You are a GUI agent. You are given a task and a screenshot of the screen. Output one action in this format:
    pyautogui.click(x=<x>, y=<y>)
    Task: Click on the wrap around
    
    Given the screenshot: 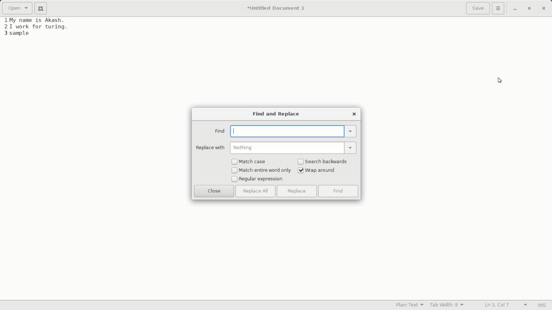 What is the action you would take?
    pyautogui.click(x=321, y=170)
    